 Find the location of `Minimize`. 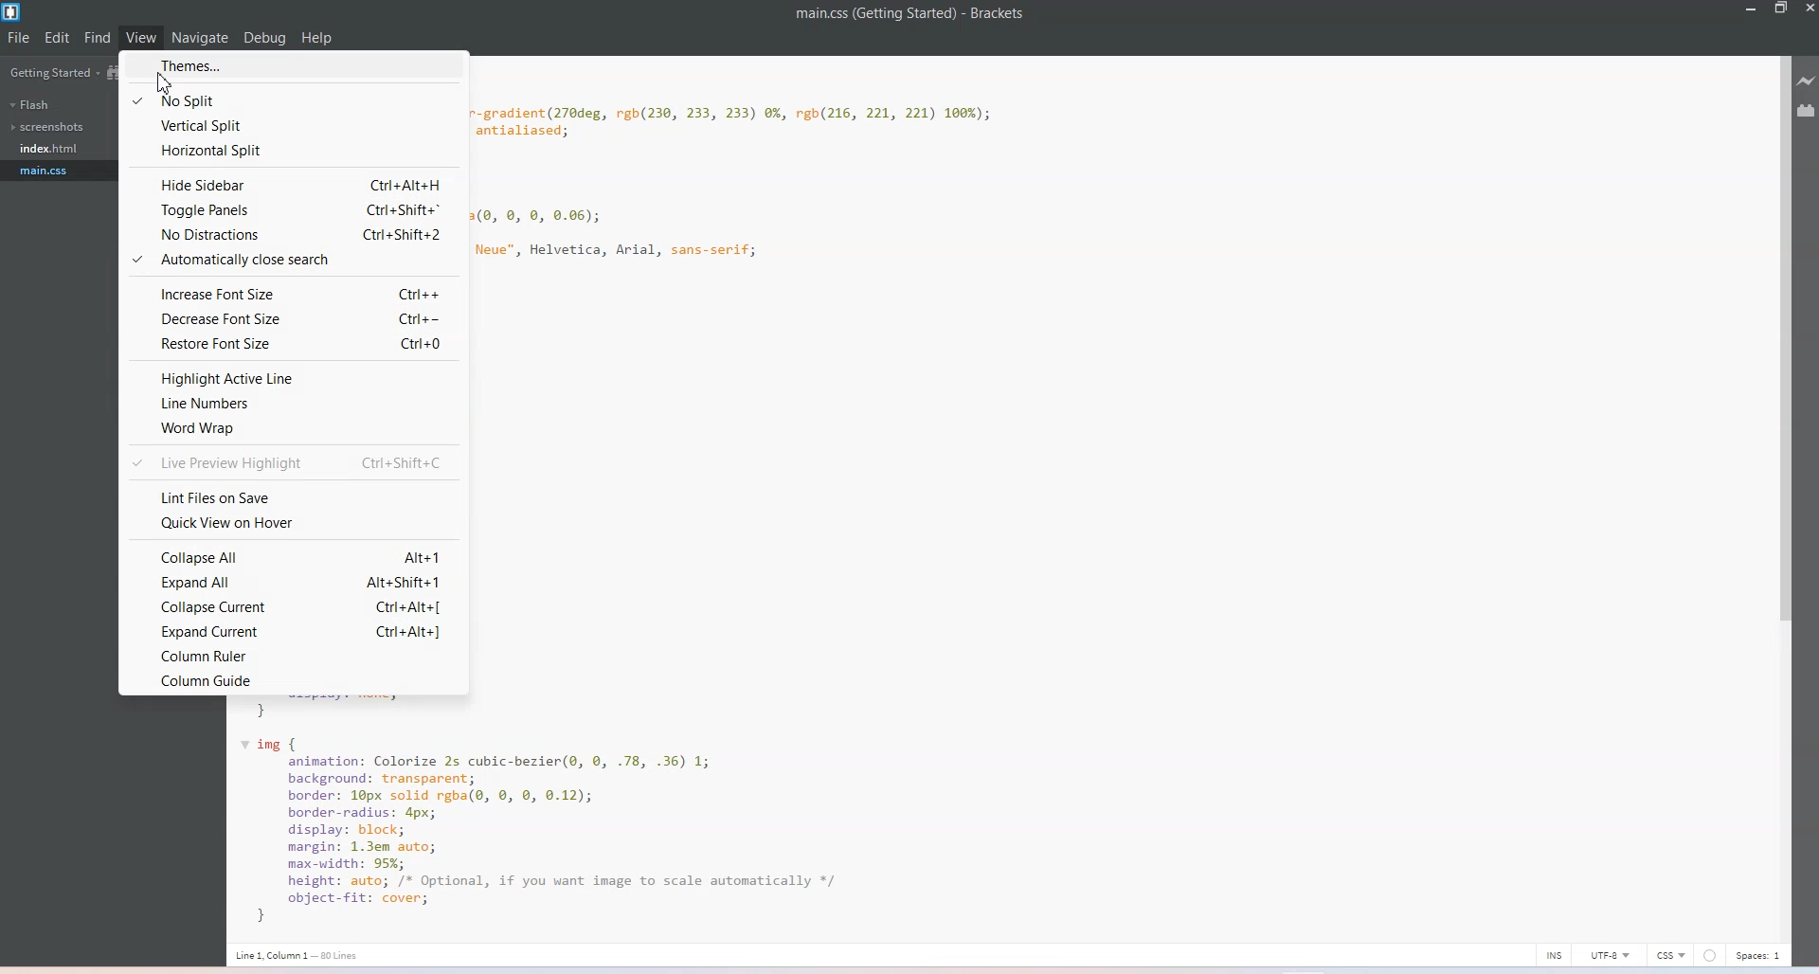

Minimize is located at coordinates (1752, 8).